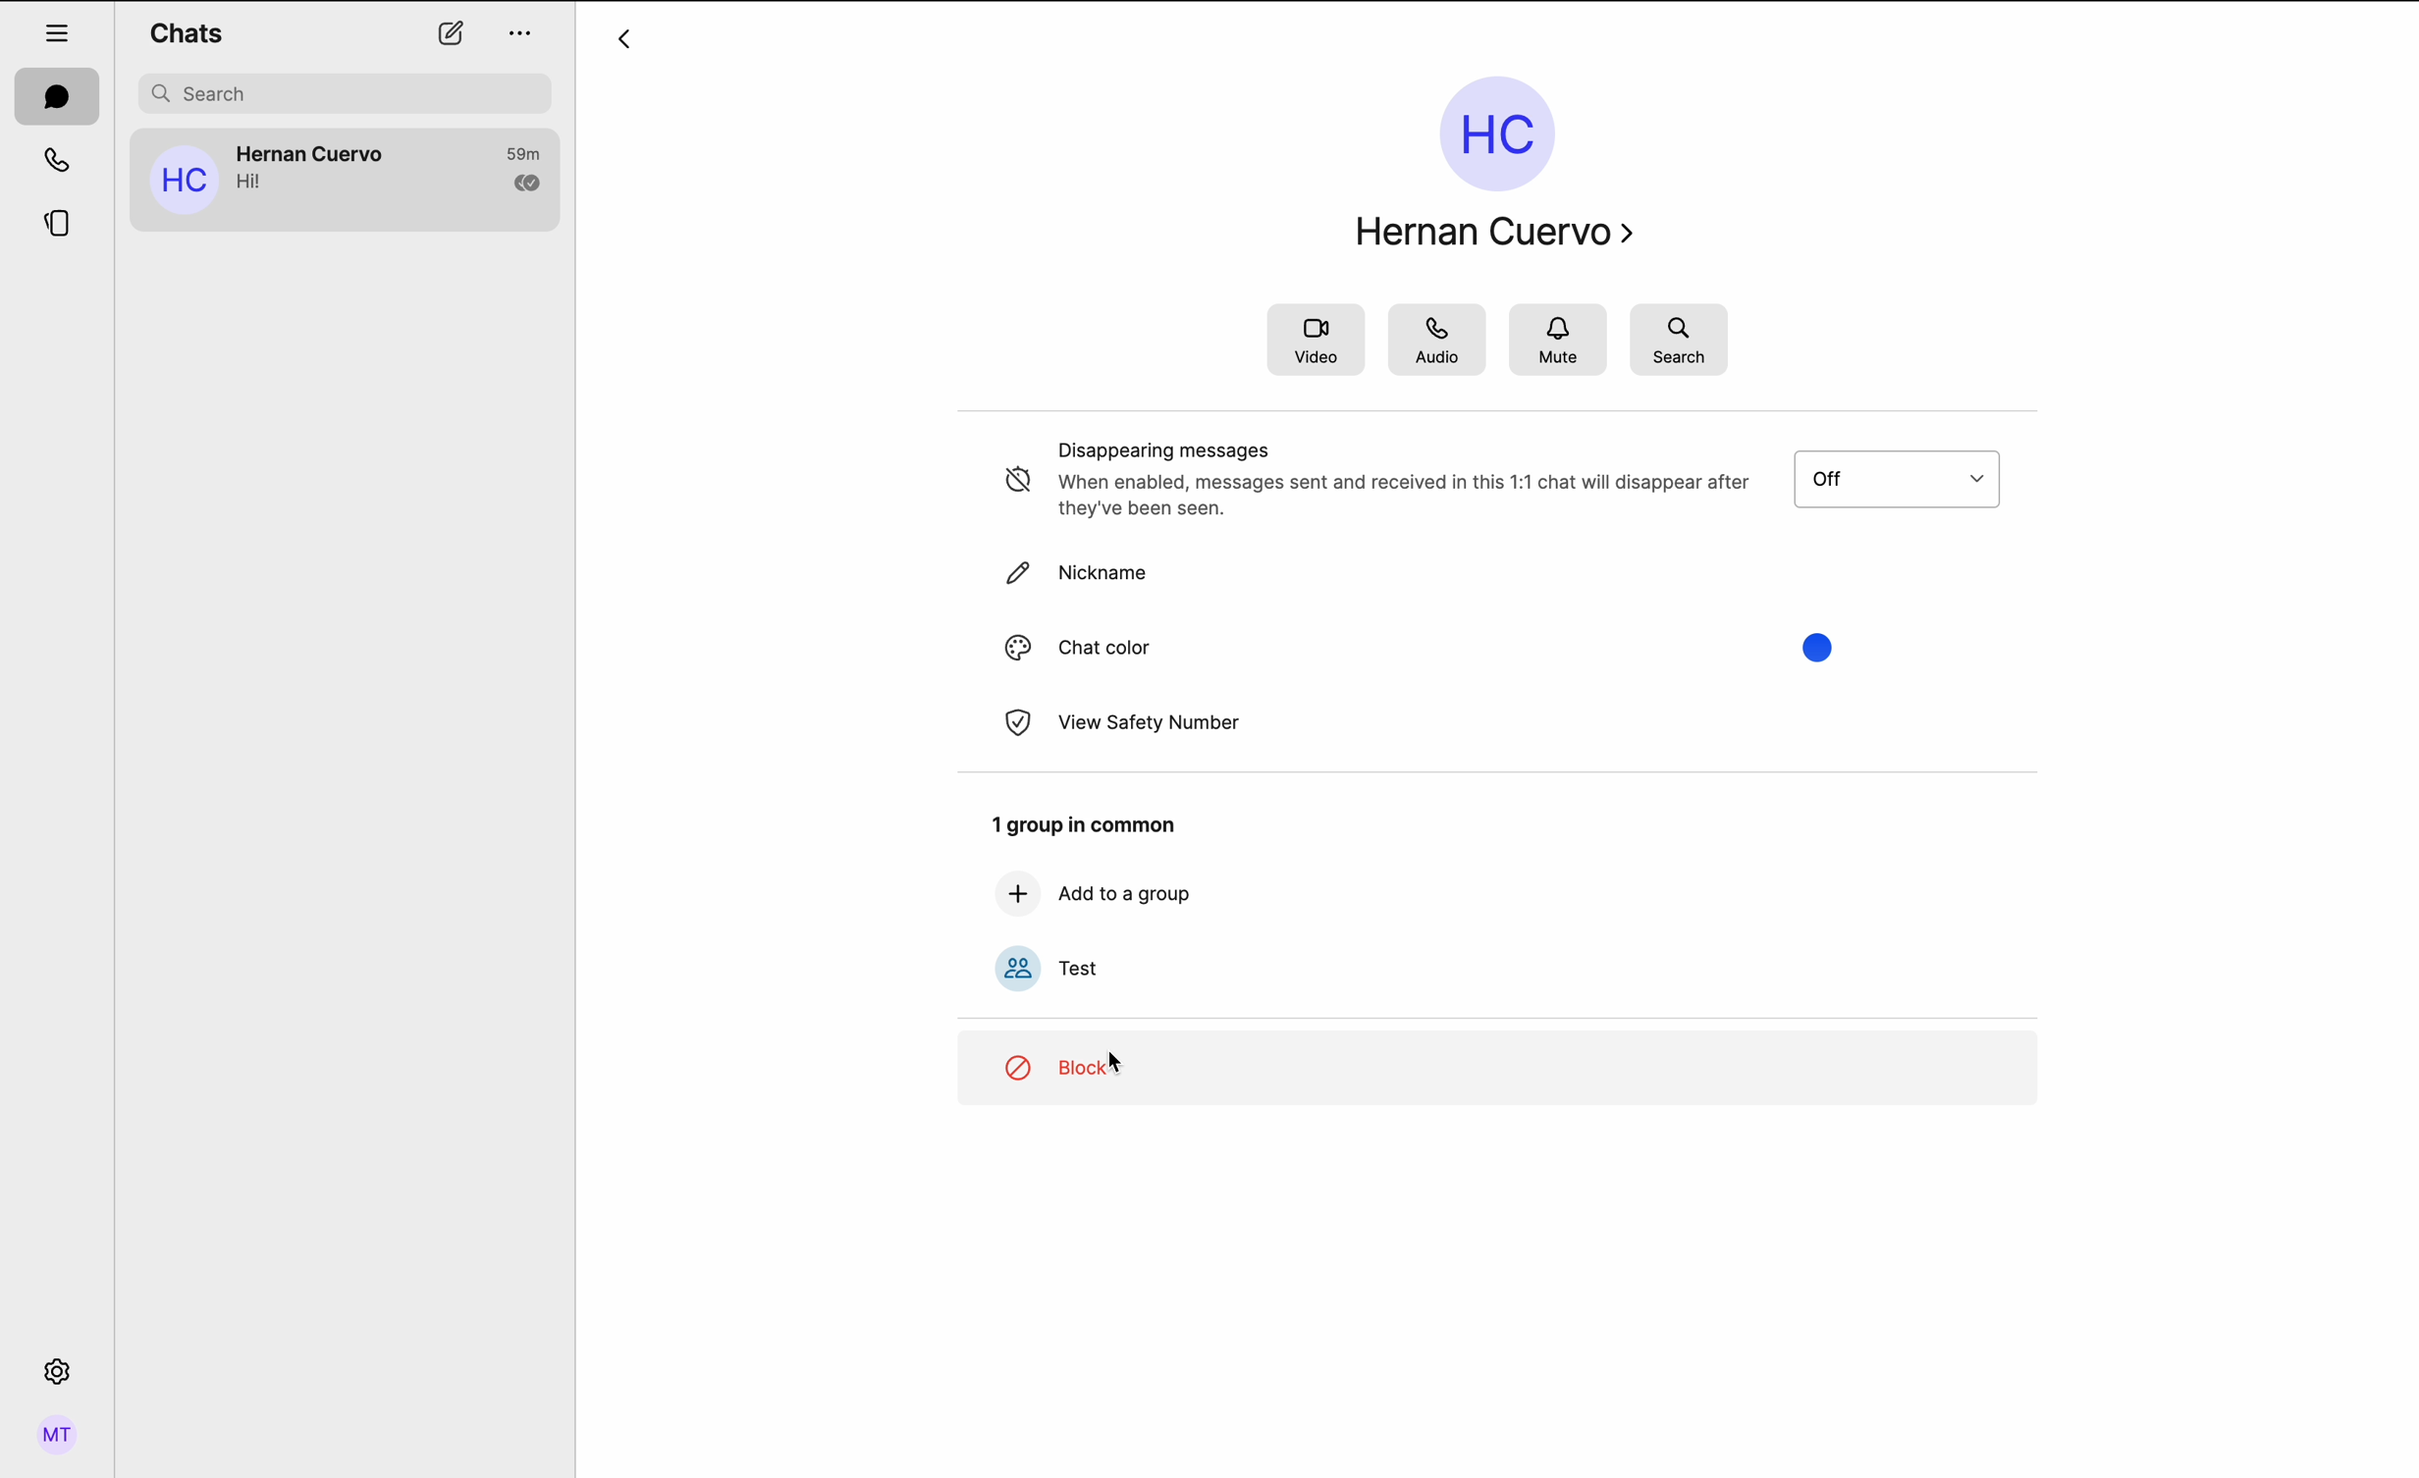 This screenshot has height=1478, width=2419. I want to click on new chat, so click(452, 34).